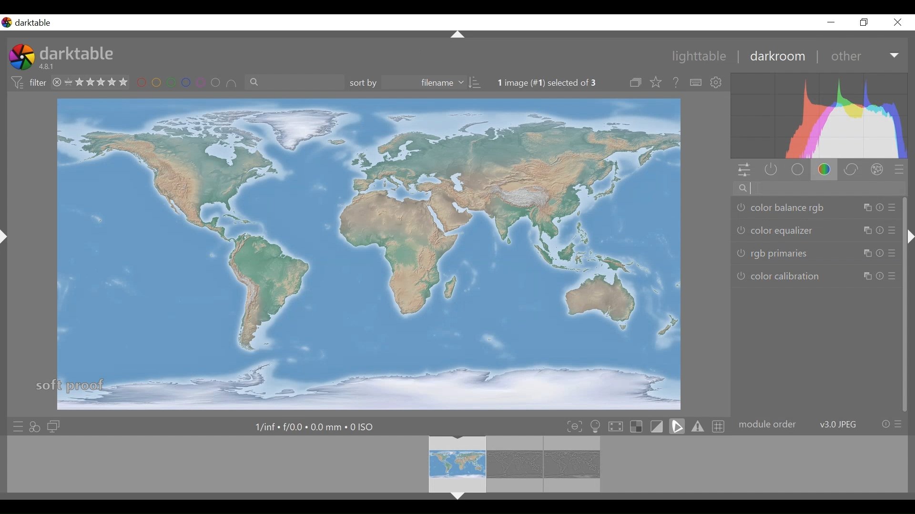 The width and height of the screenshot is (915, 514). Describe the element at coordinates (574, 426) in the screenshot. I see `toggle focus-peaking mode` at that location.